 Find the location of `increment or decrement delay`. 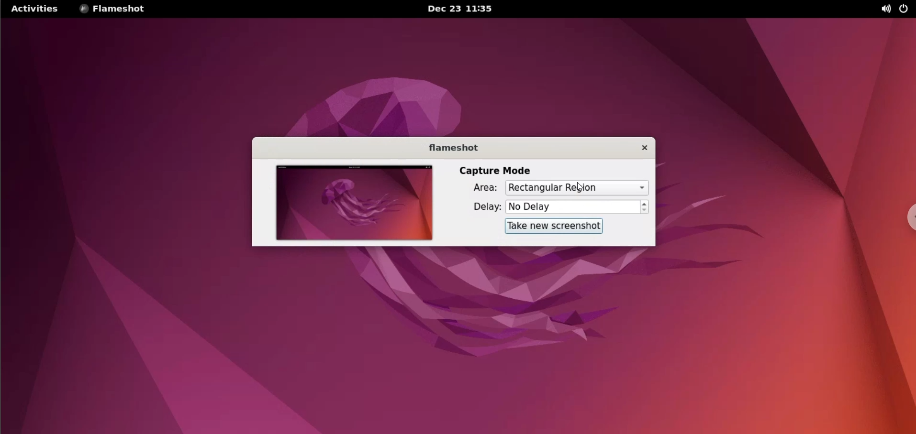

increment or decrement delay is located at coordinates (644, 207).